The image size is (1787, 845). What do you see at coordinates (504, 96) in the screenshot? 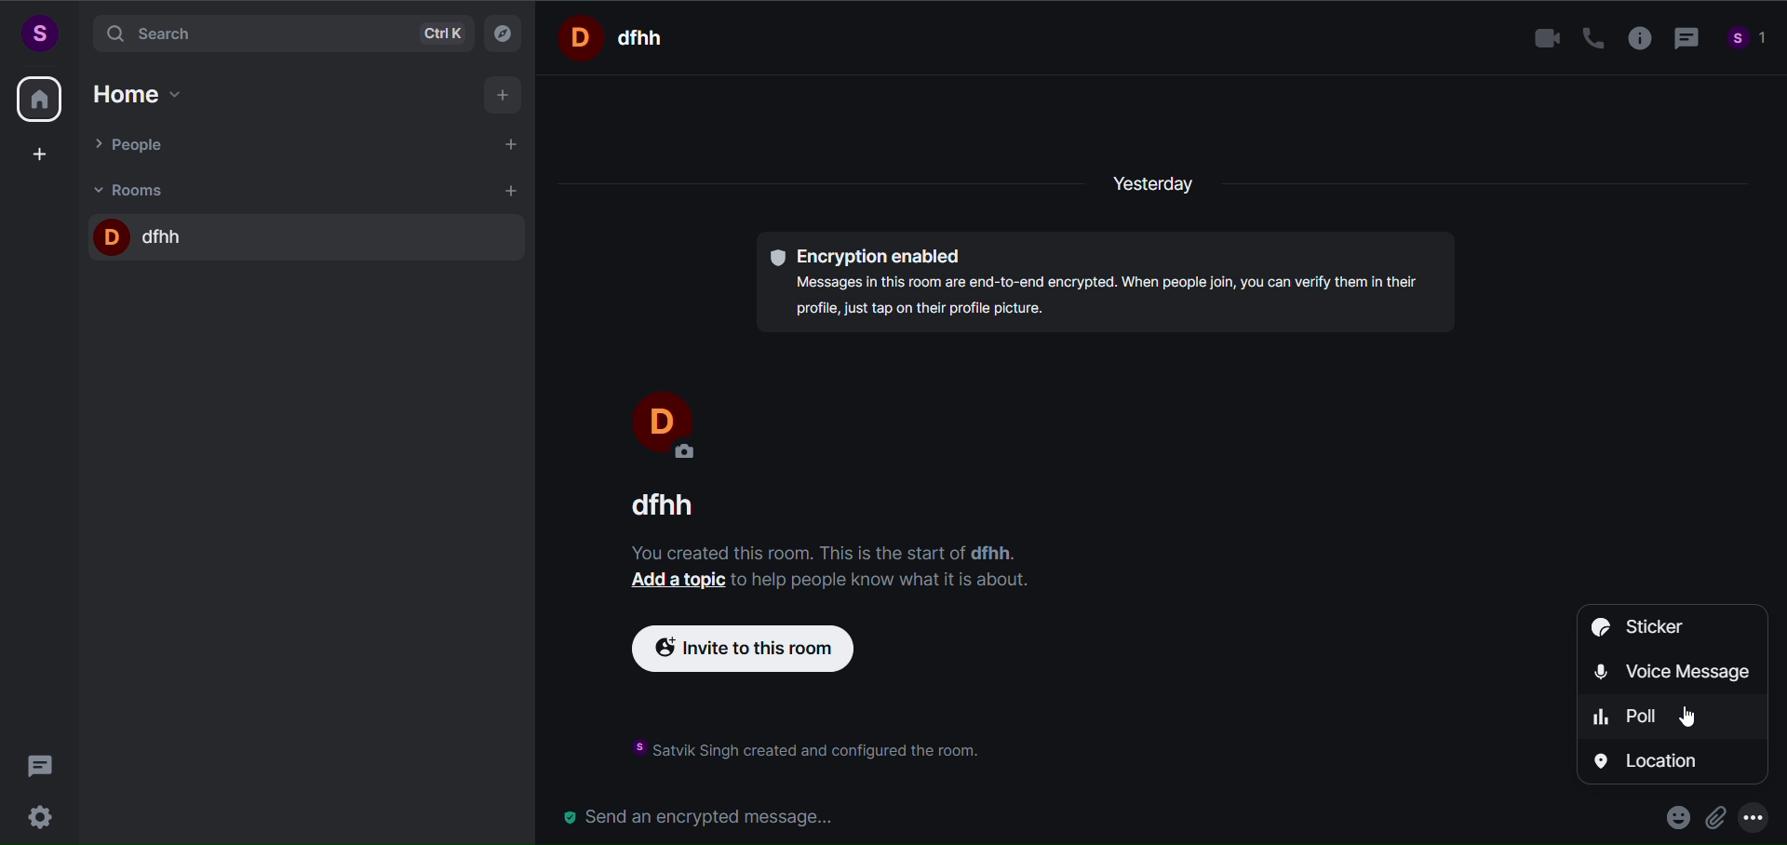
I see `add` at bounding box center [504, 96].